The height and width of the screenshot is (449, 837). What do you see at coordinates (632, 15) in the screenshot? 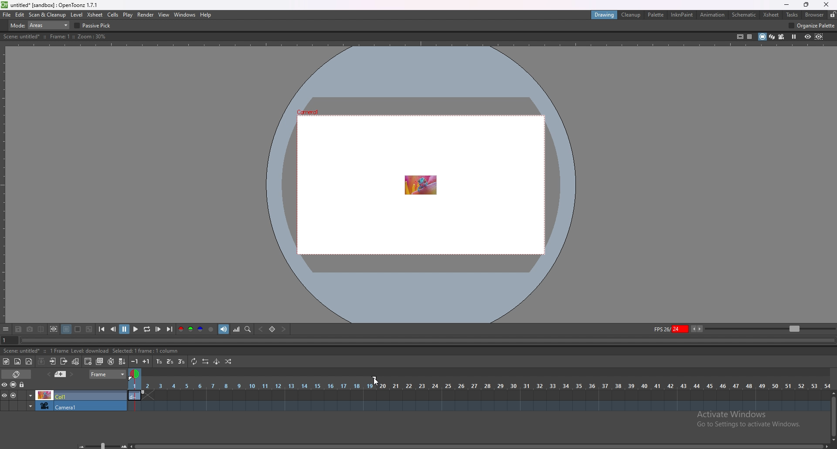
I see `cleanup` at bounding box center [632, 15].